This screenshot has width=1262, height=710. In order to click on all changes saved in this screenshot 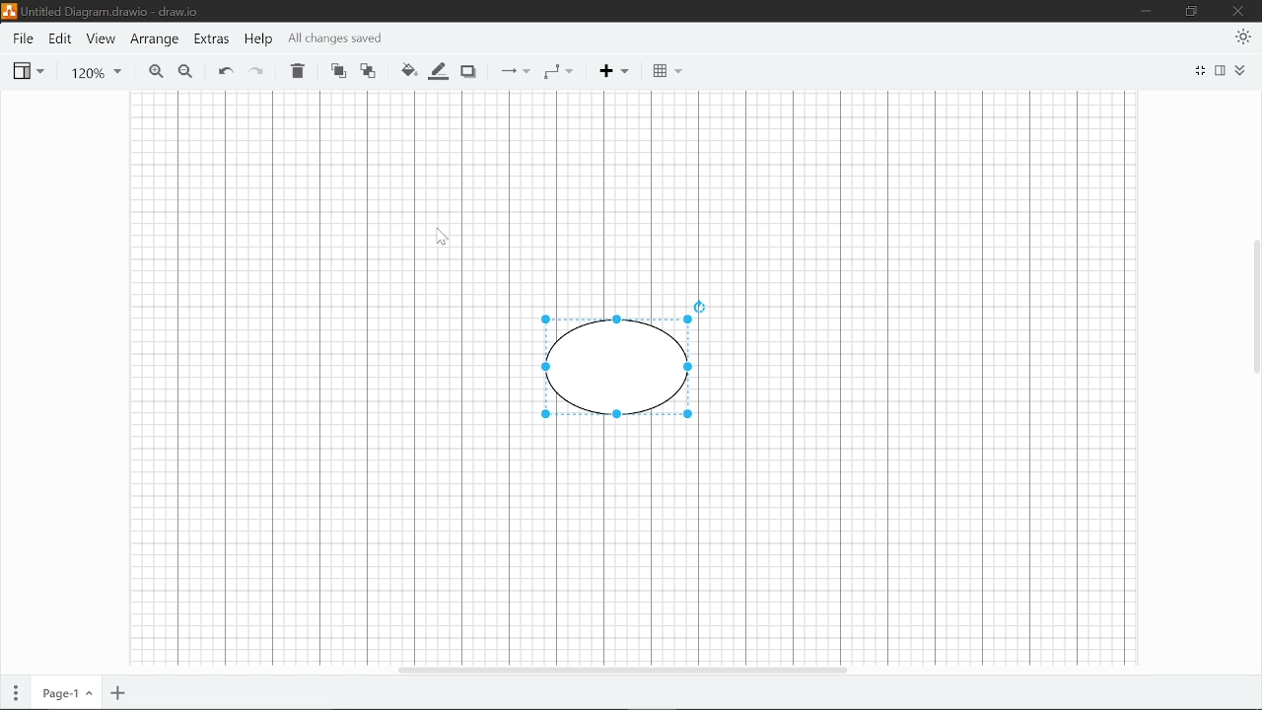, I will do `click(336, 39)`.